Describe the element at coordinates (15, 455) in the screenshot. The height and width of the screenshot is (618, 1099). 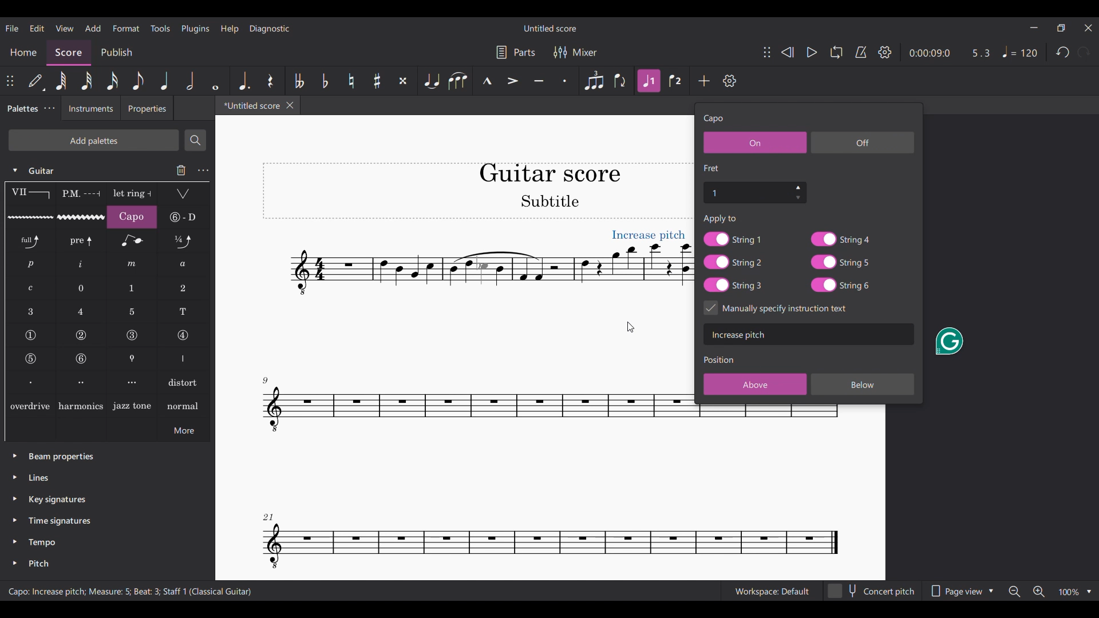
I see `Click to expand beam properties` at that location.